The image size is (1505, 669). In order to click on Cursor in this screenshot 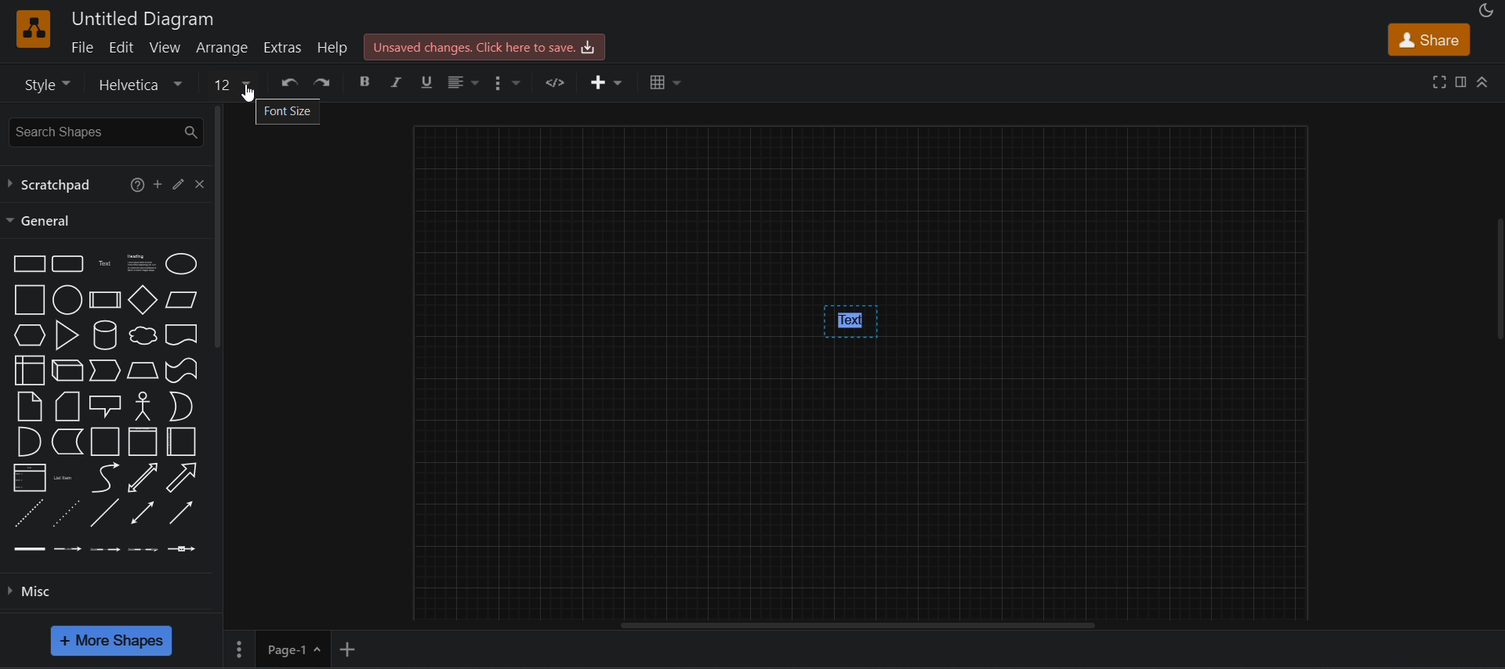, I will do `click(248, 93)`.